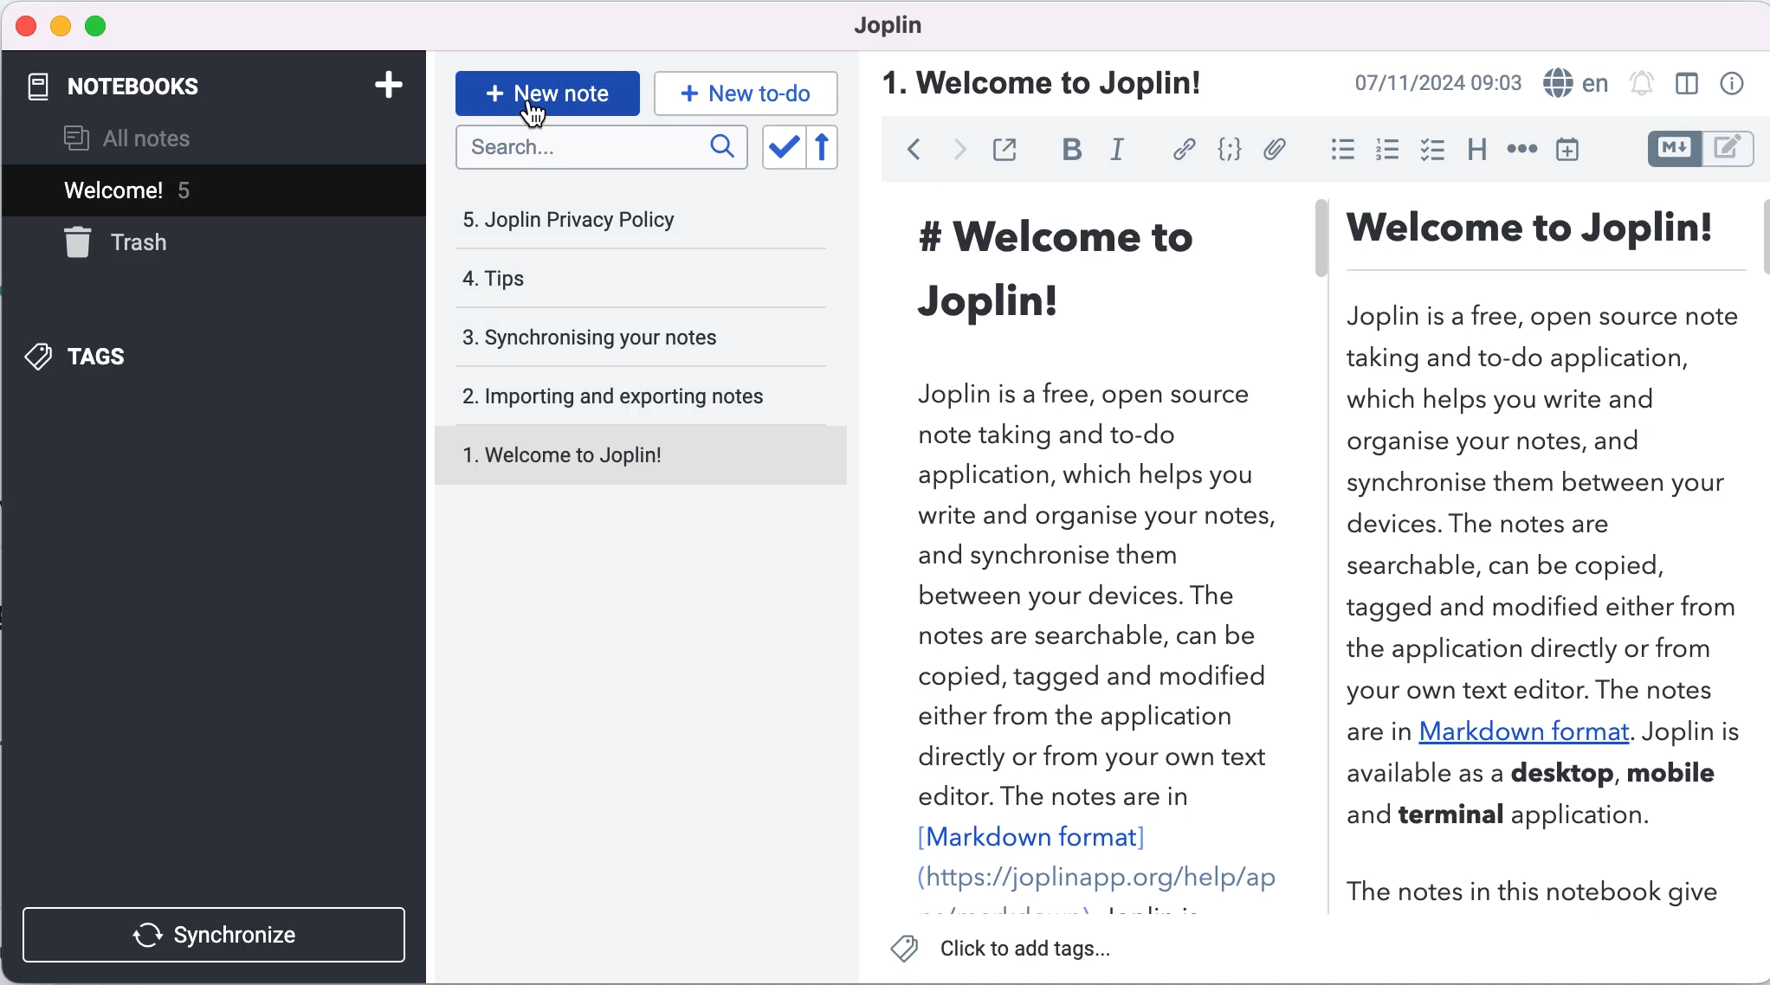 The height and width of the screenshot is (985, 1770). Describe the element at coordinates (154, 138) in the screenshot. I see `all notes` at that location.